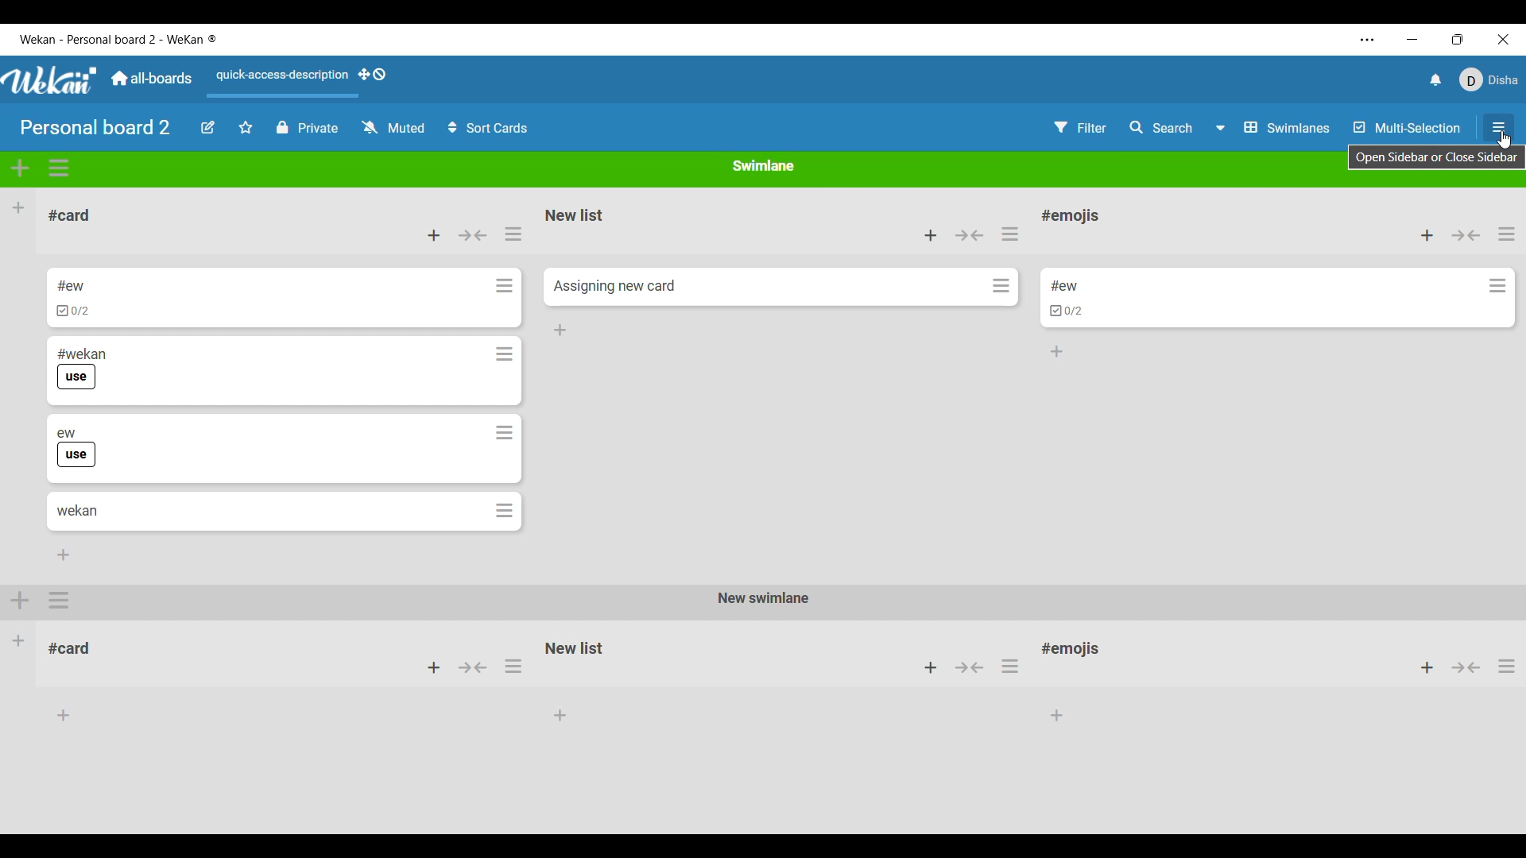 Image resolution: width=1526 pixels, height=858 pixels. Describe the element at coordinates (280, 81) in the screenshot. I see `Quick access description` at that location.